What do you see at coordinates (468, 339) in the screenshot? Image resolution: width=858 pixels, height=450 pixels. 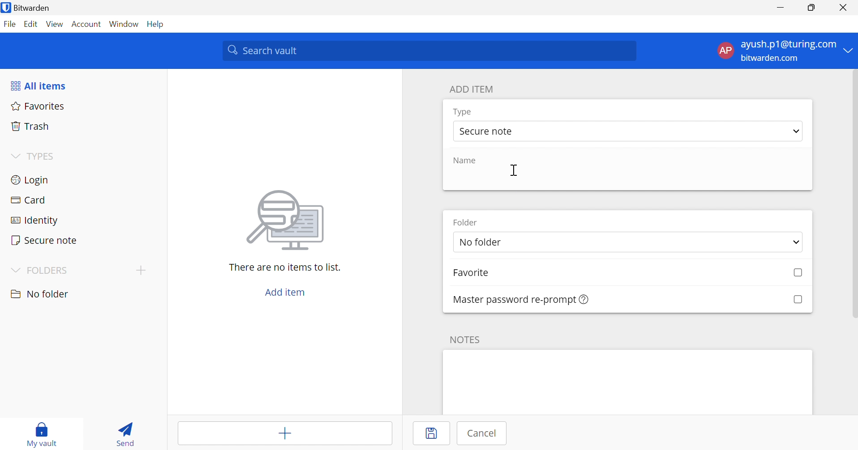 I see `NOTES` at bounding box center [468, 339].